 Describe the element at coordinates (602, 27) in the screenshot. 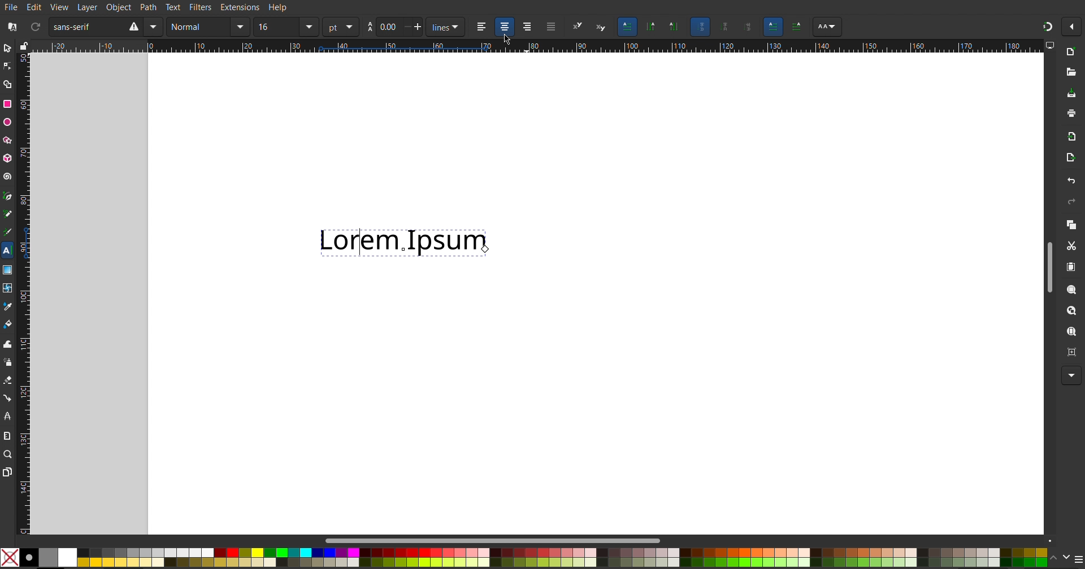

I see `subscript` at that location.